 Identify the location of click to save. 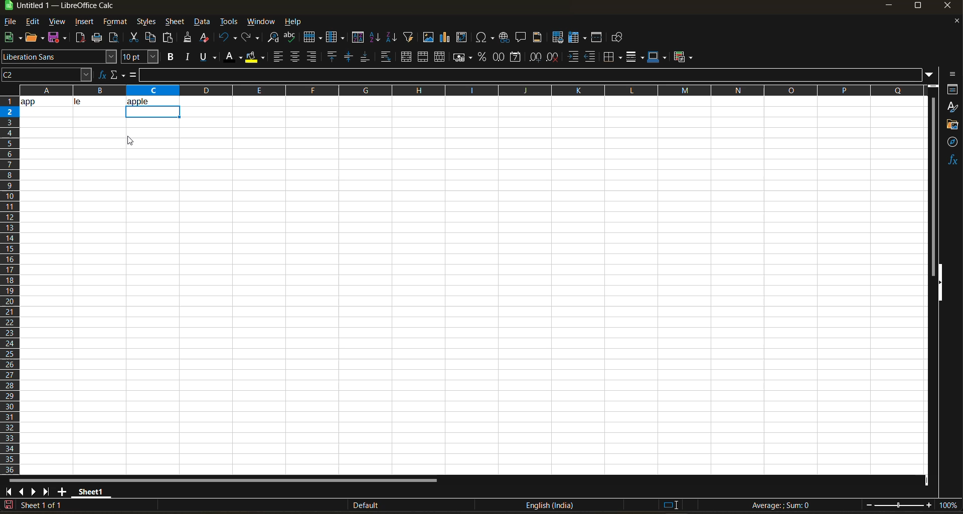
(9, 505).